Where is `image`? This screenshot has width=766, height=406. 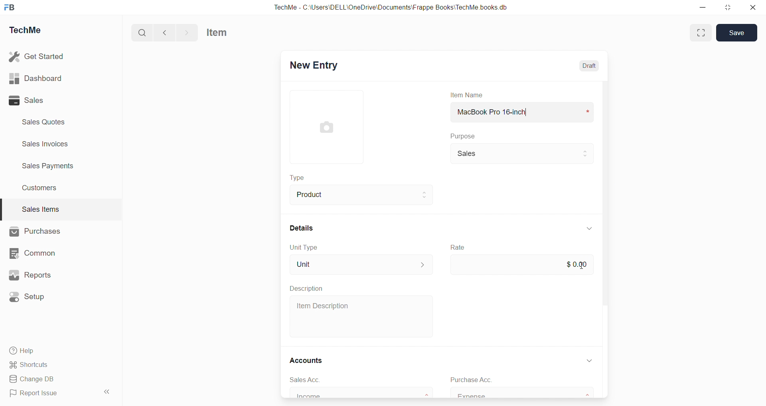 image is located at coordinates (326, 127).